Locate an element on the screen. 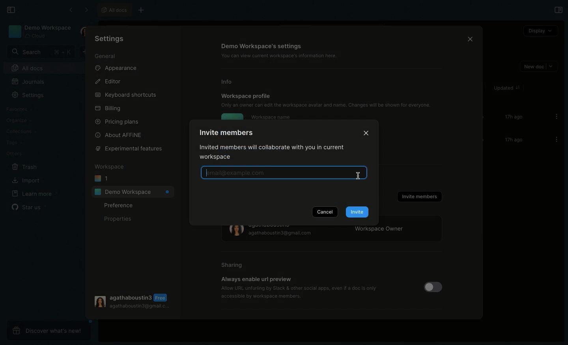  Import is located at coordinates (24, 180).